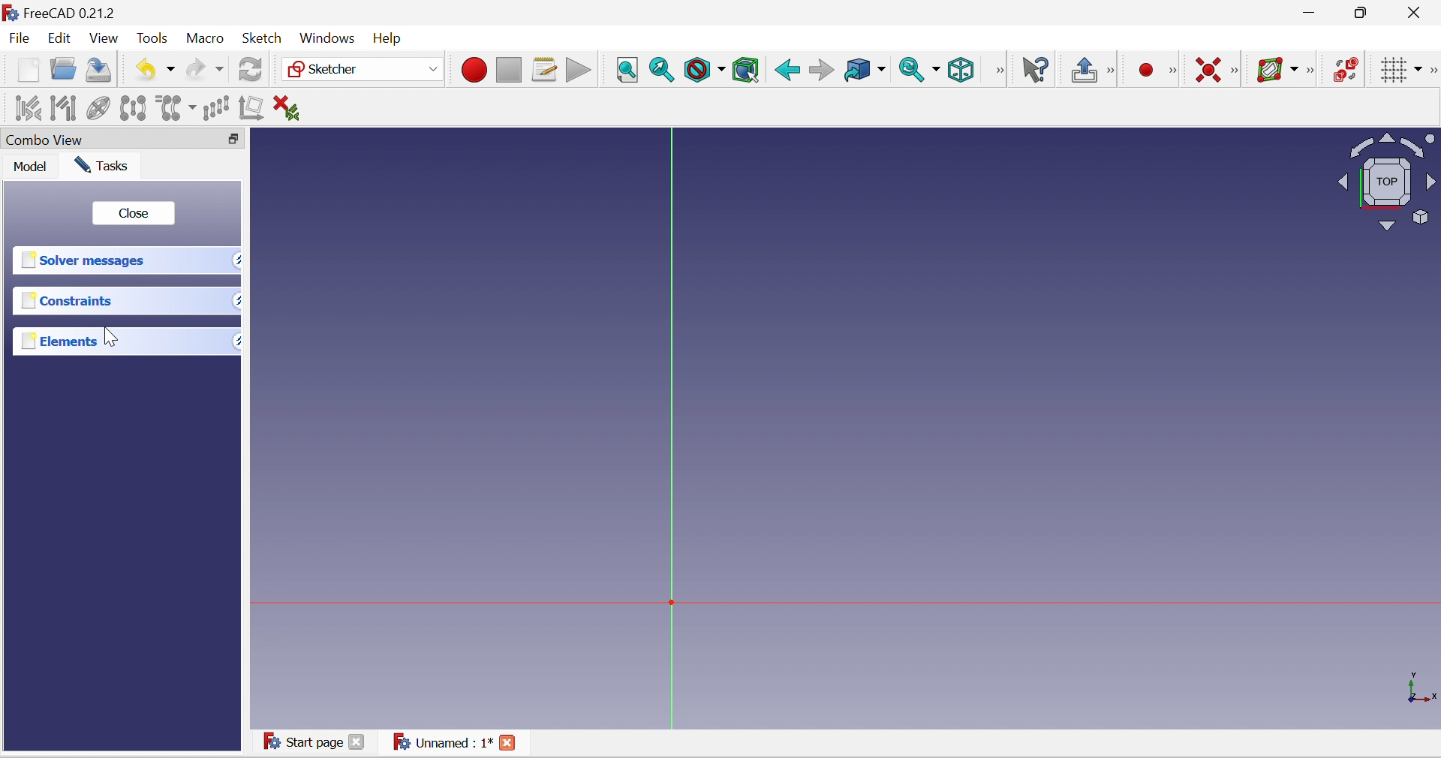 The width and height of the screenshot is (1441, 758). Describe the element at coordinates (82, 260) in the screenshot. I see `Solver messages` at that location.